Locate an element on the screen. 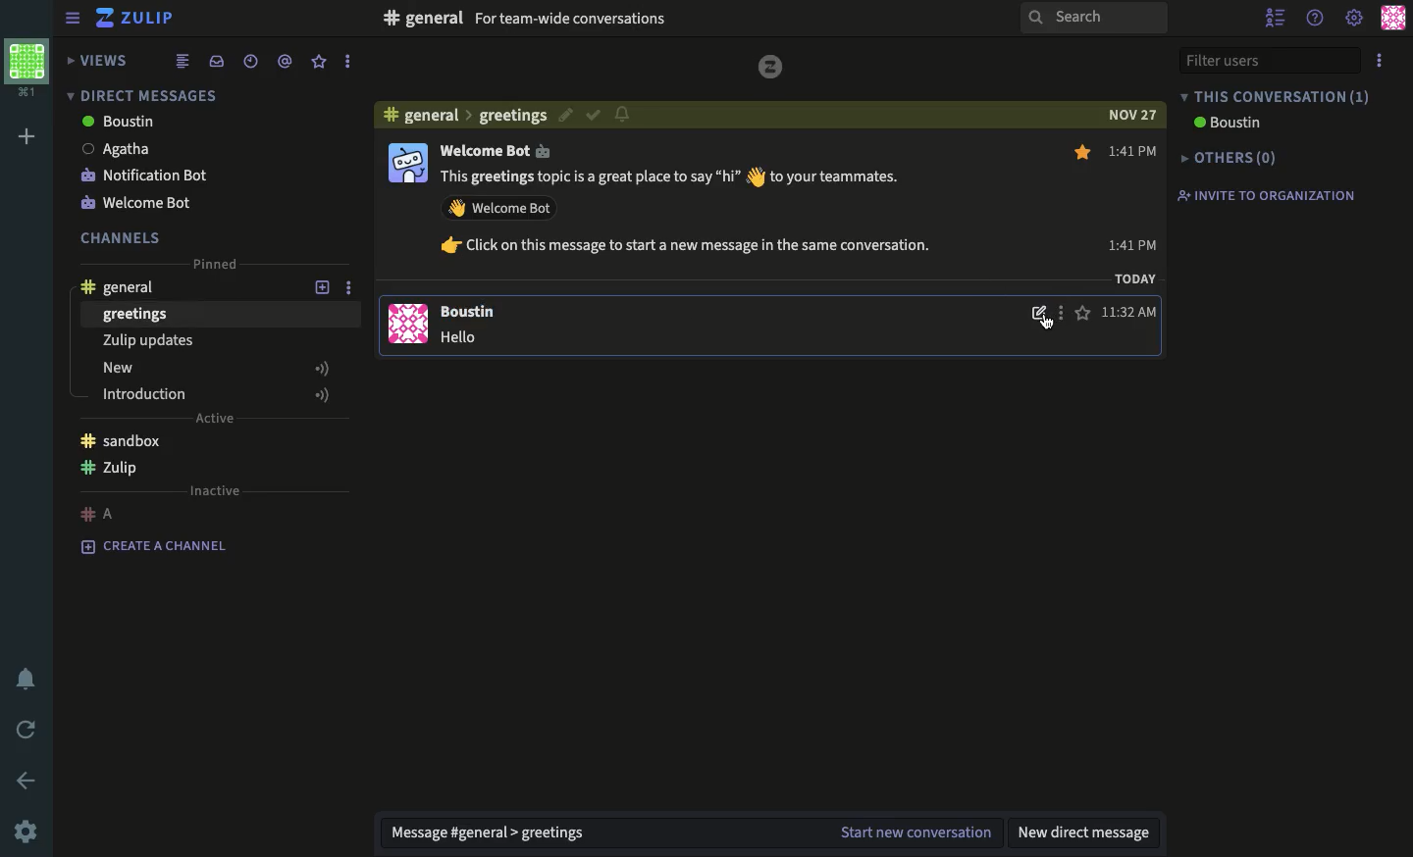 The image size is (1413, 857). boutsin is located at coordinates (121, 122).